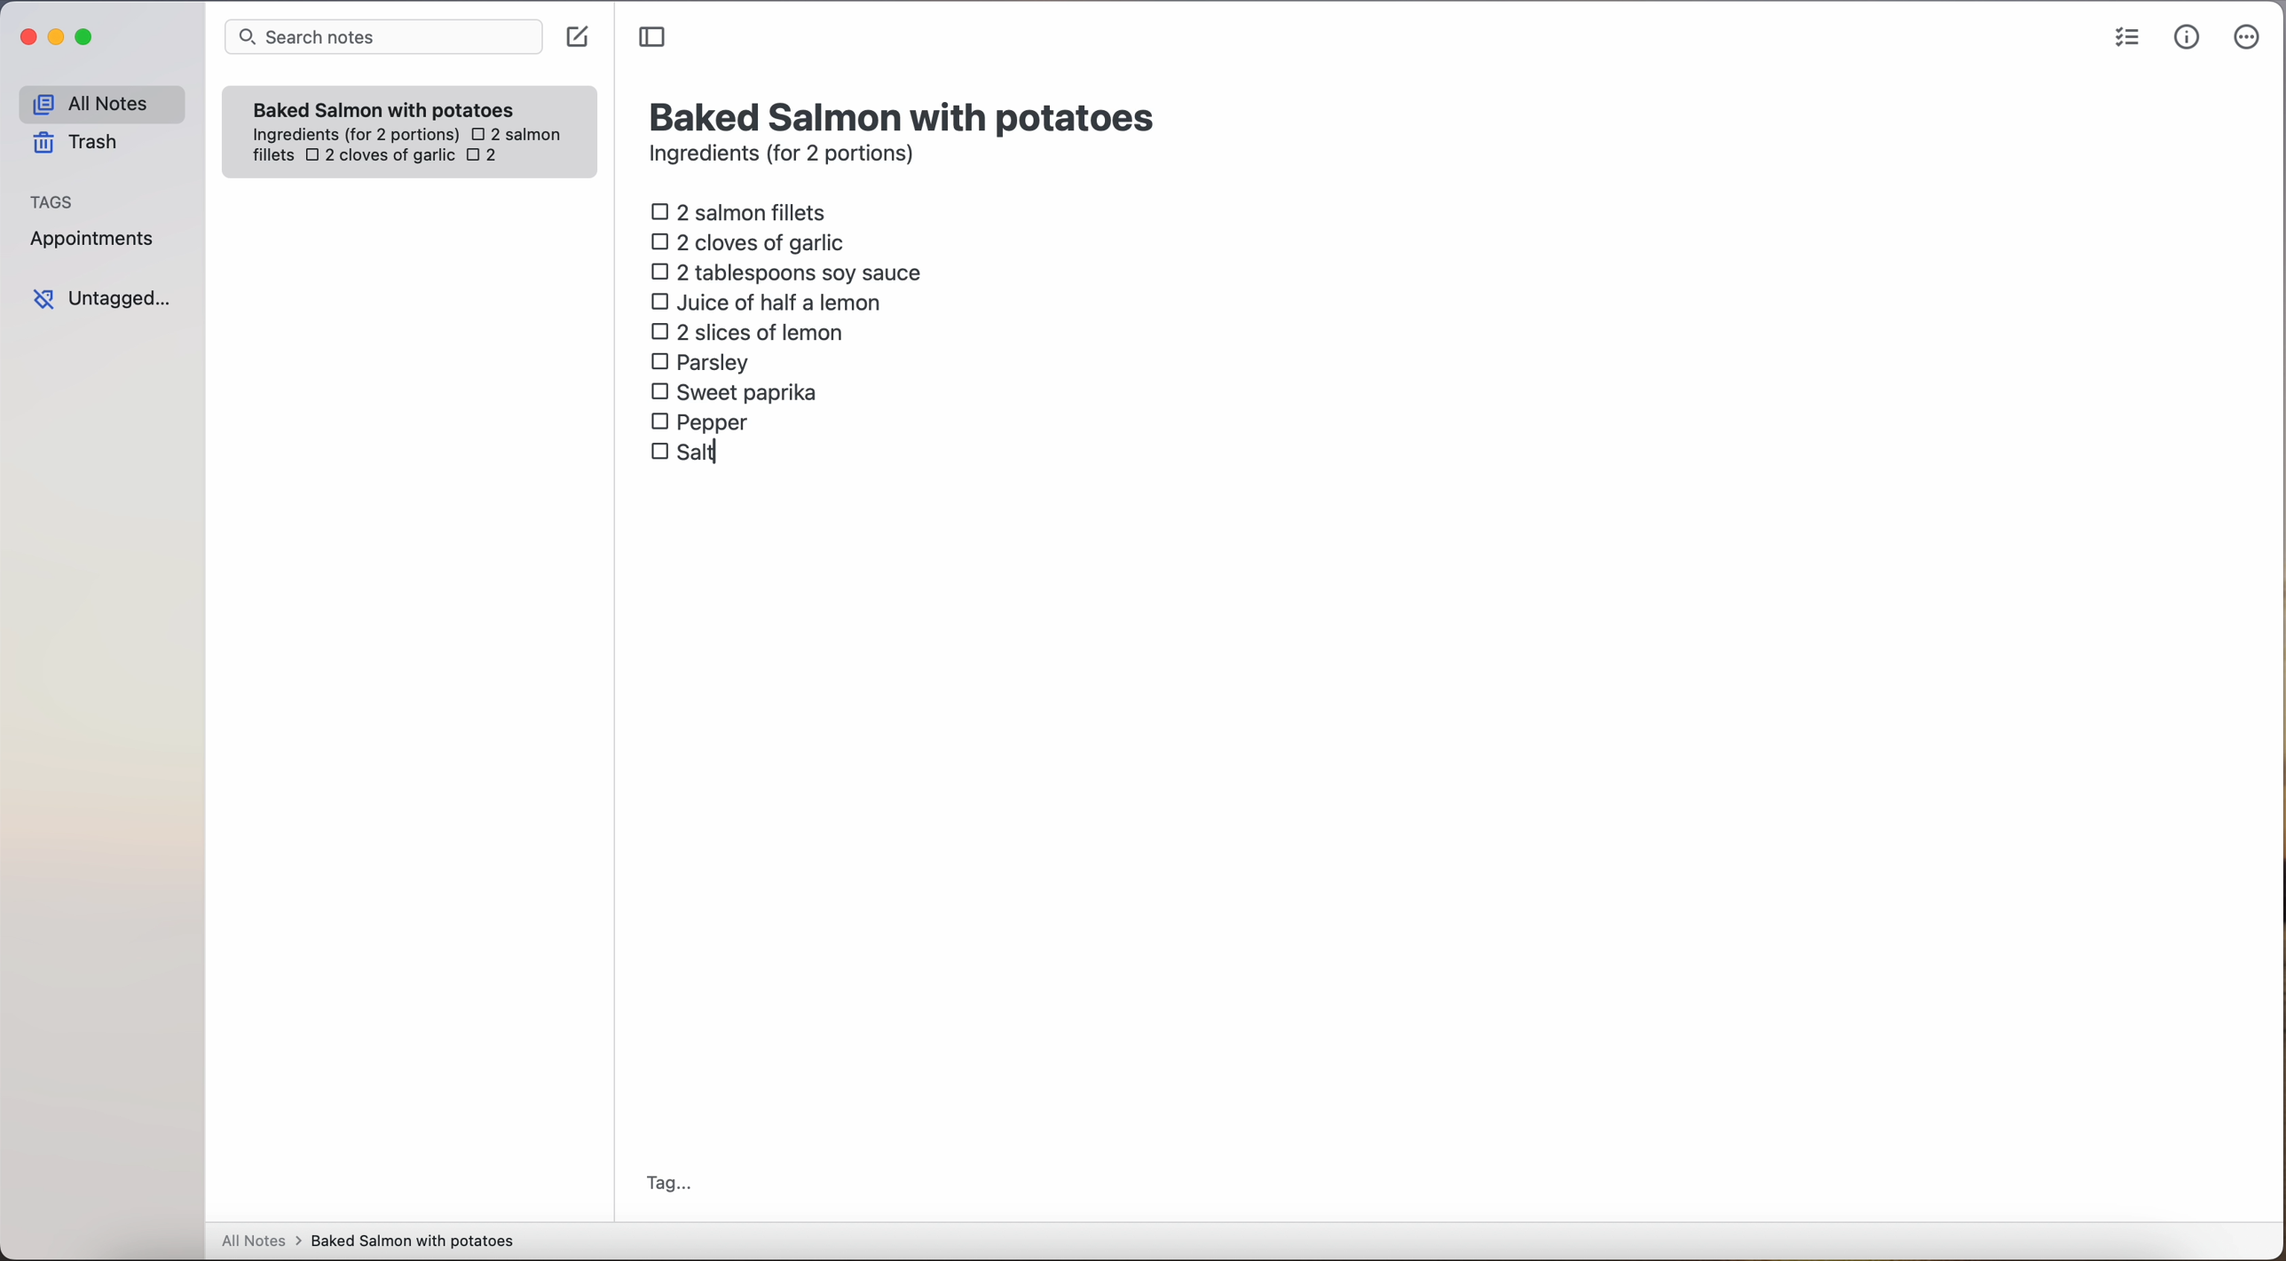 The image size is (2286, 1261). I want to click on close Simplenote, so click(26, 38).